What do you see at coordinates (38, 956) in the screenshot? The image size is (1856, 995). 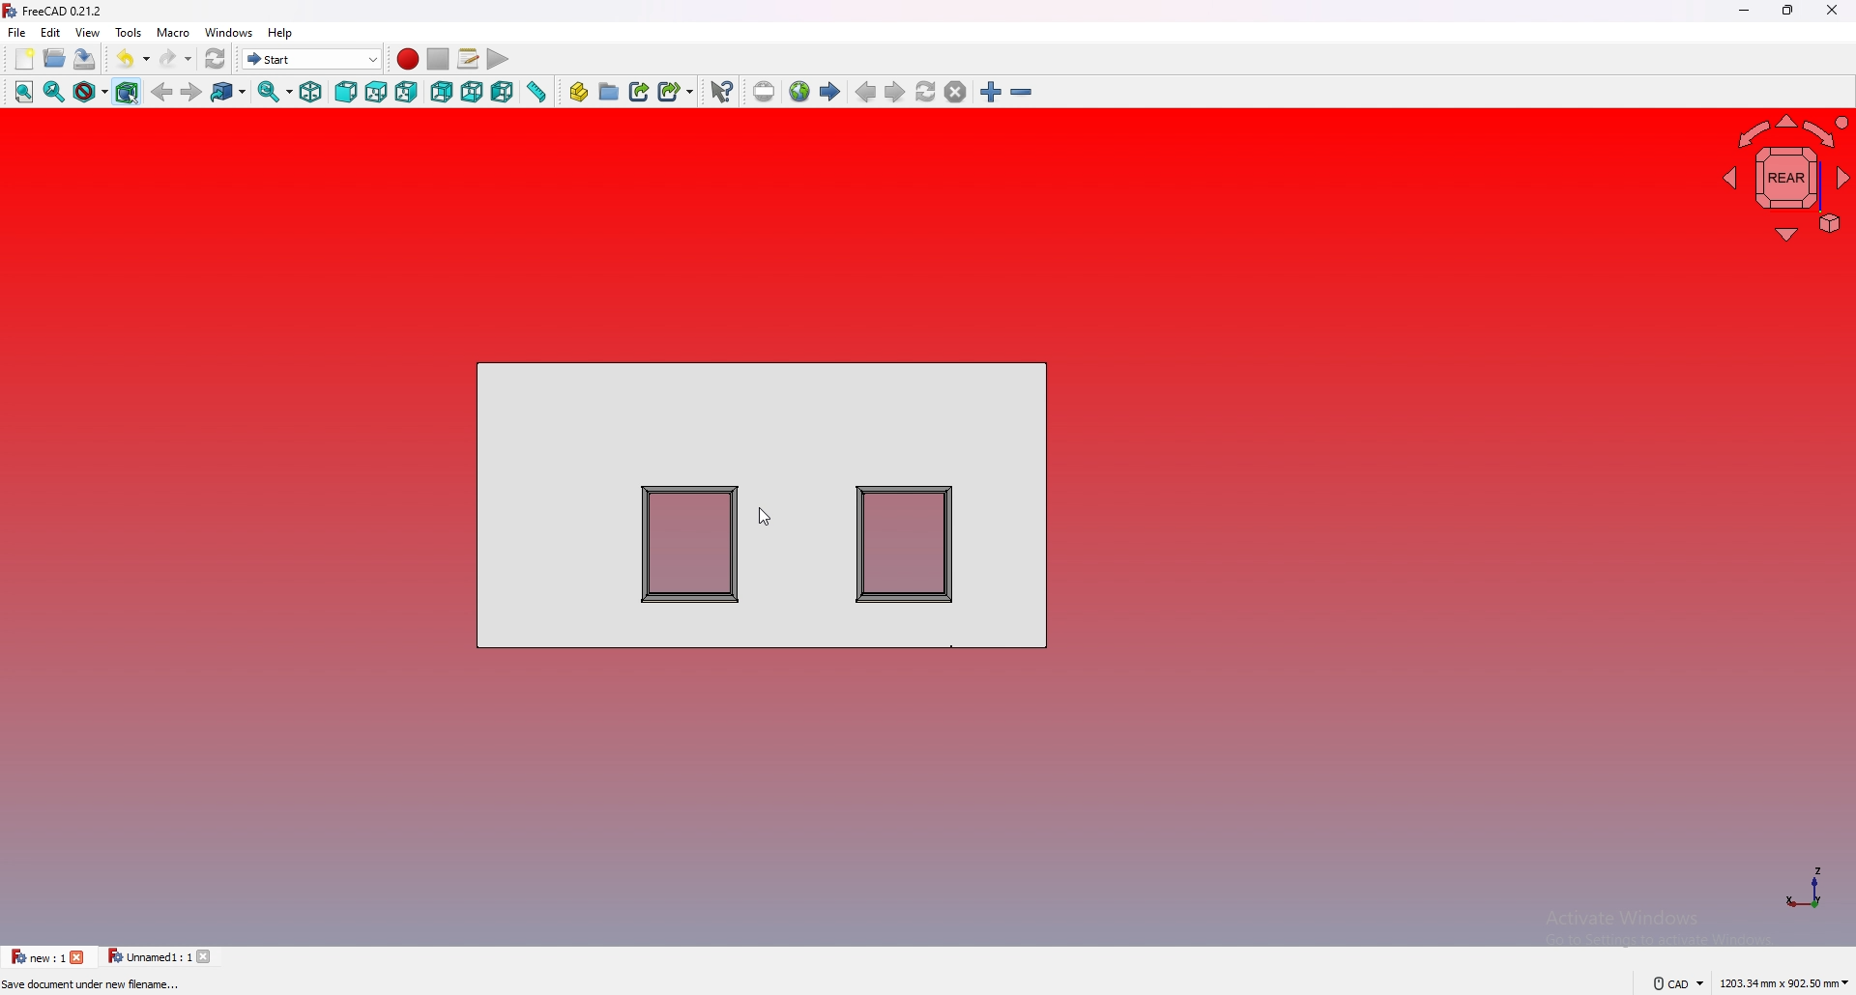 I see `new: 1` at bounding box center [38, 956].